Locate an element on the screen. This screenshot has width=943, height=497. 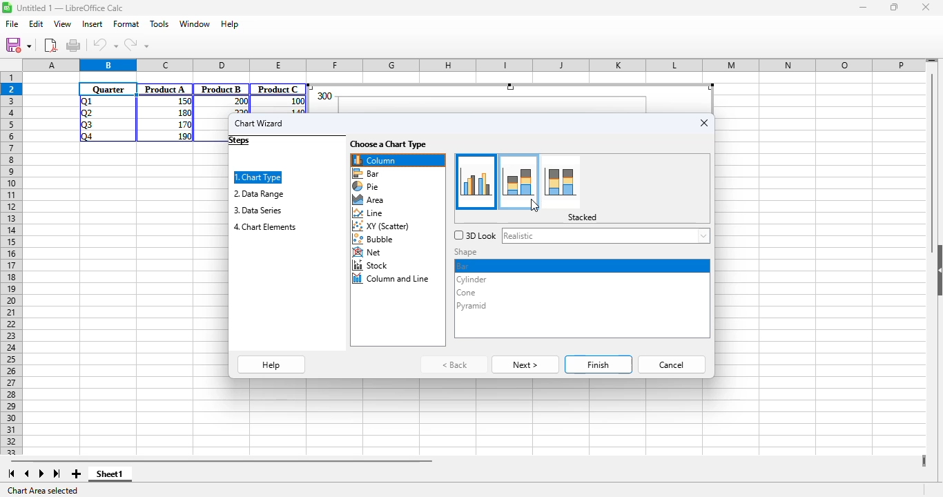
undo is located at coordinates (106, 45).